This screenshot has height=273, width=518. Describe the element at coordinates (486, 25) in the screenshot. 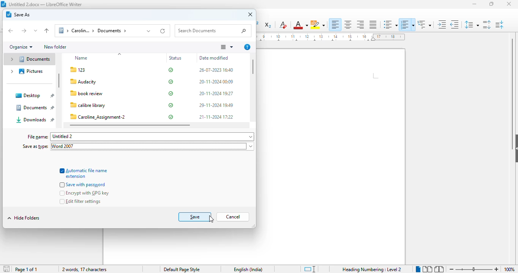

I see `increase paragraph spacing` at that location.